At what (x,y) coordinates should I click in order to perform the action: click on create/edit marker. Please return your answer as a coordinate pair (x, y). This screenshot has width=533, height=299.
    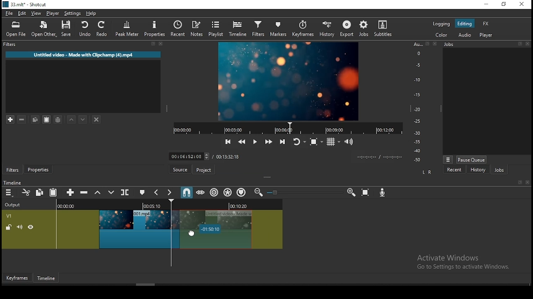
    Looking at the image, I should click on (143, 193).